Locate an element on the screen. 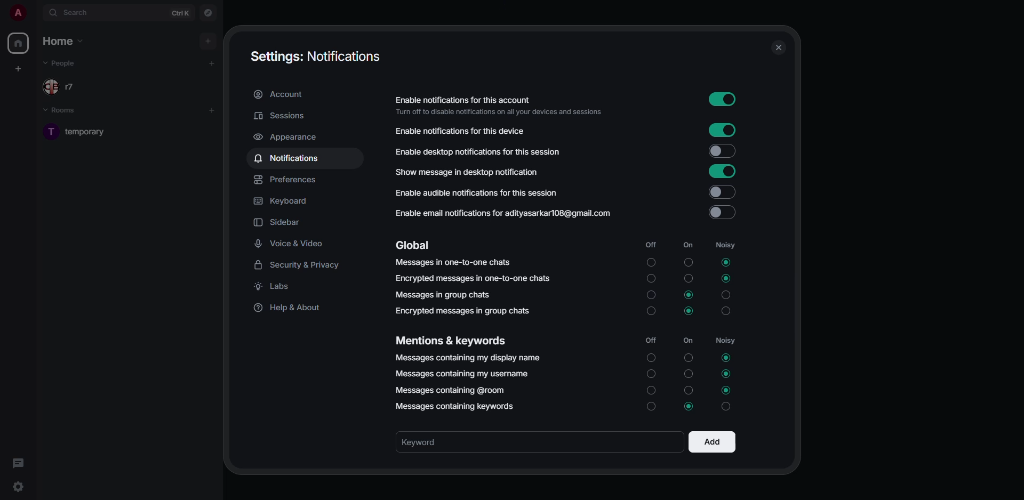 The image size is (1024, 500). selected is located at coordinates (727, 373).